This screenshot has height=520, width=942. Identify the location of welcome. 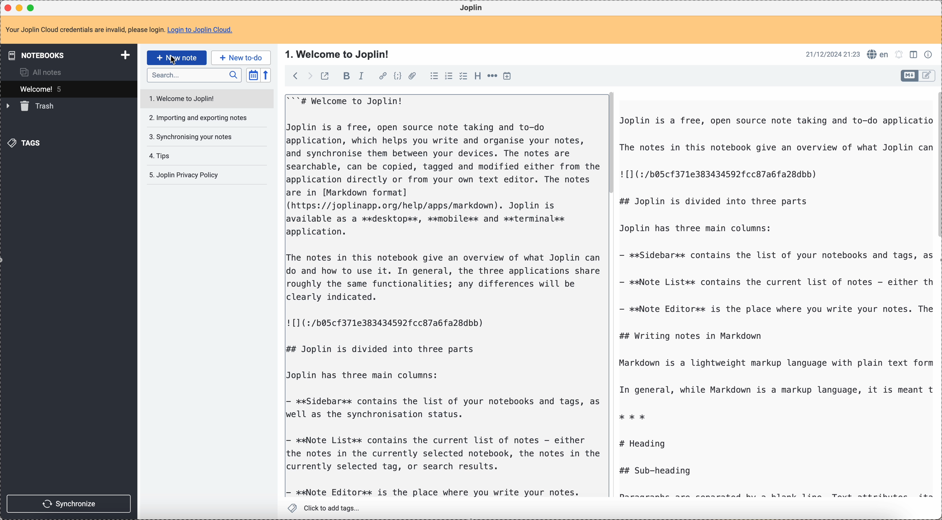
(68, 89).